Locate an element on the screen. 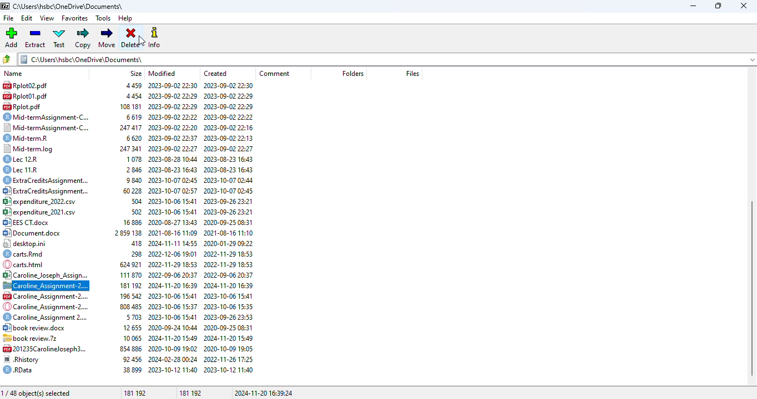 The height and width of the screenshot is (399, 757). 2024-11-20 16:39 is located at coordinates (174, 285).